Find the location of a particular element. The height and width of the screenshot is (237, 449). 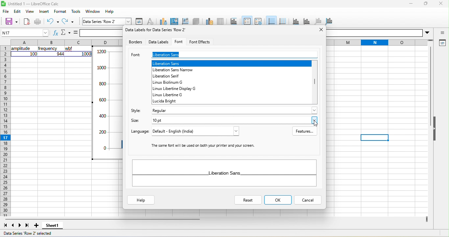

10 pt is located at coordinates (234, 120).